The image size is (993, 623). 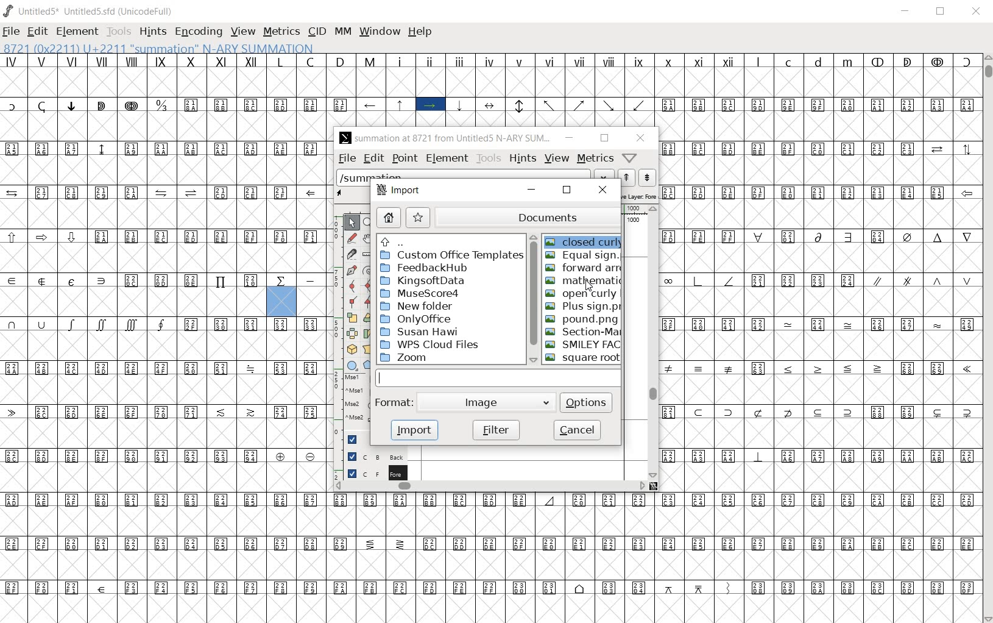 What do you see at coordinates (580, 293) in the screenshot?
I see `OPEN CURLY` at bounding box center [580, 293].